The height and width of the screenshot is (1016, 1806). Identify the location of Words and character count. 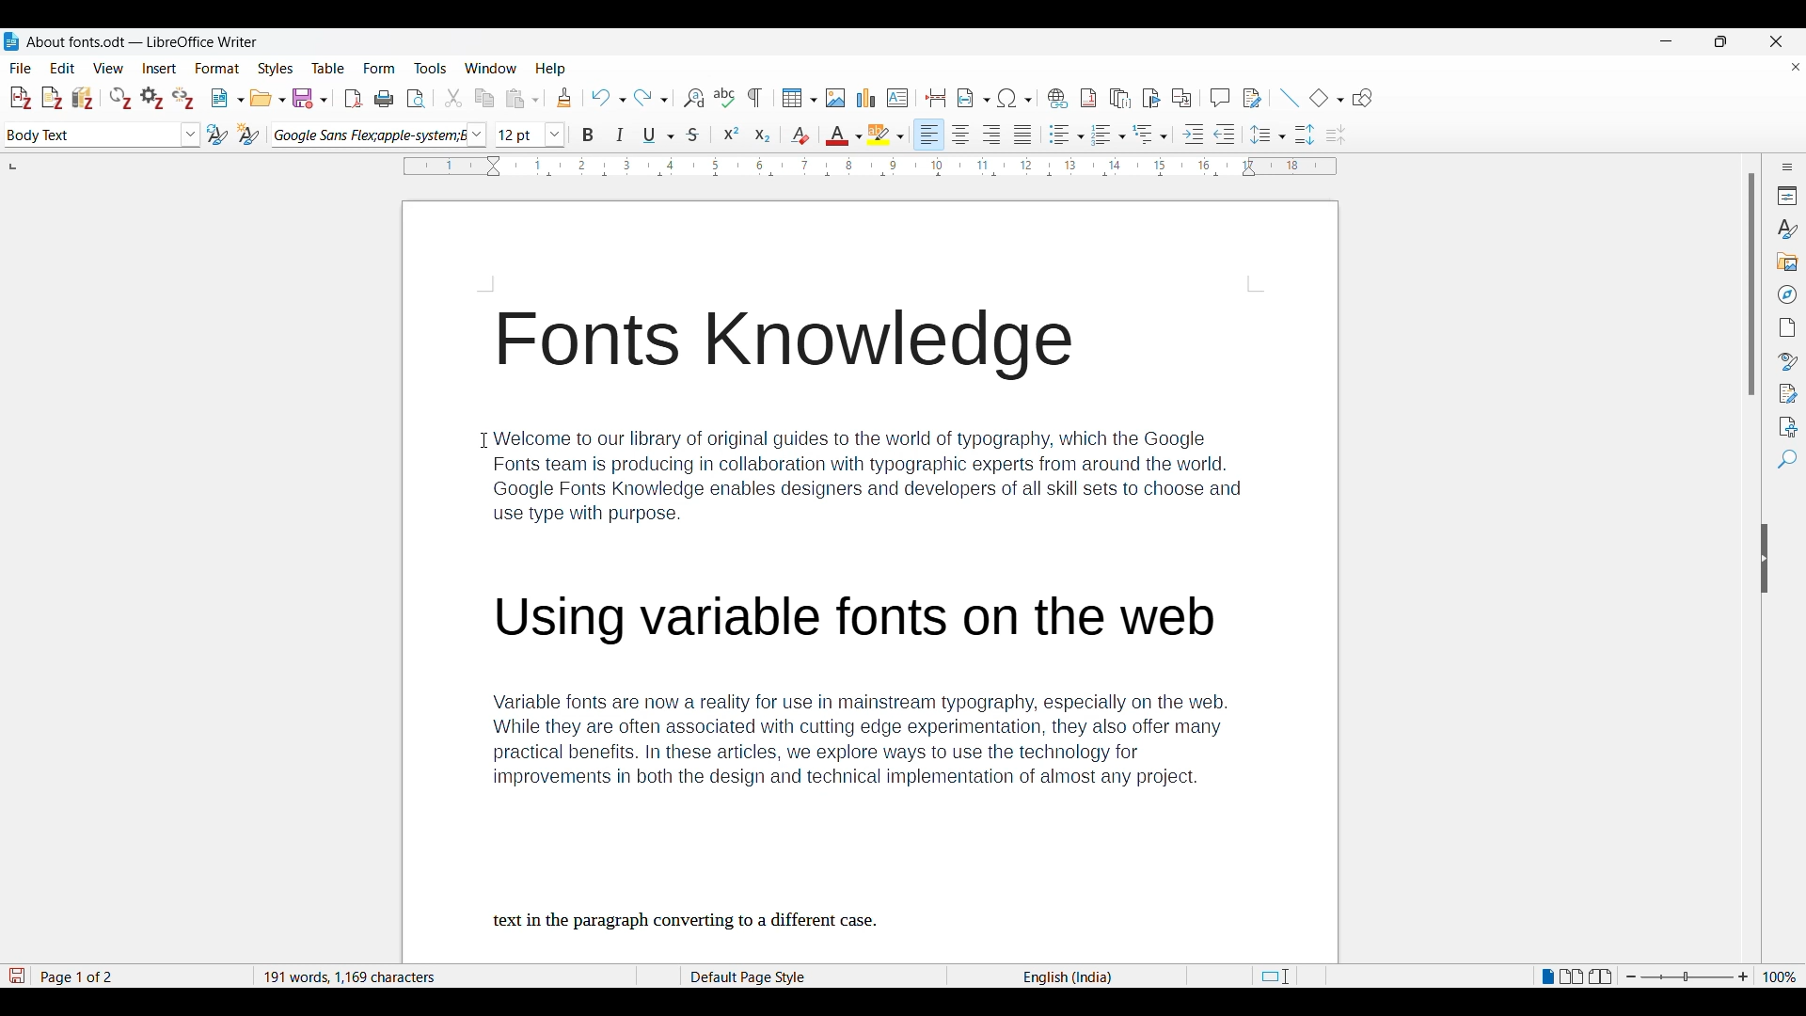
(439, 976).